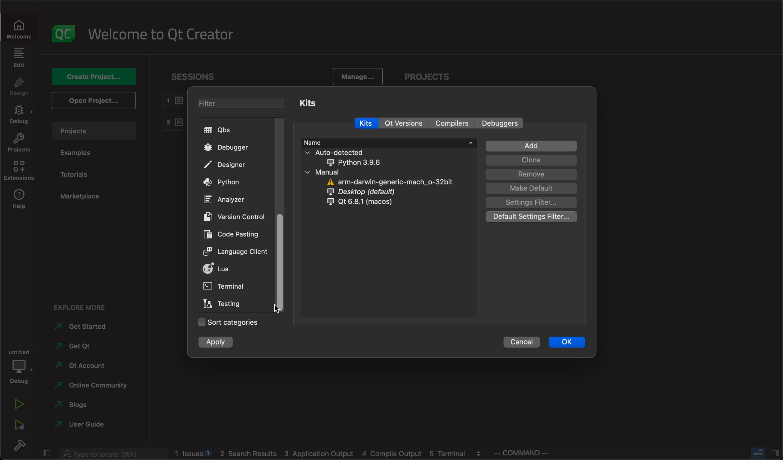 The width and height of the screenshot is (783, 460). What do you see at coordinates (451, 123) in the screenshot?
I see `compilers` at bounding box center [451, 123].